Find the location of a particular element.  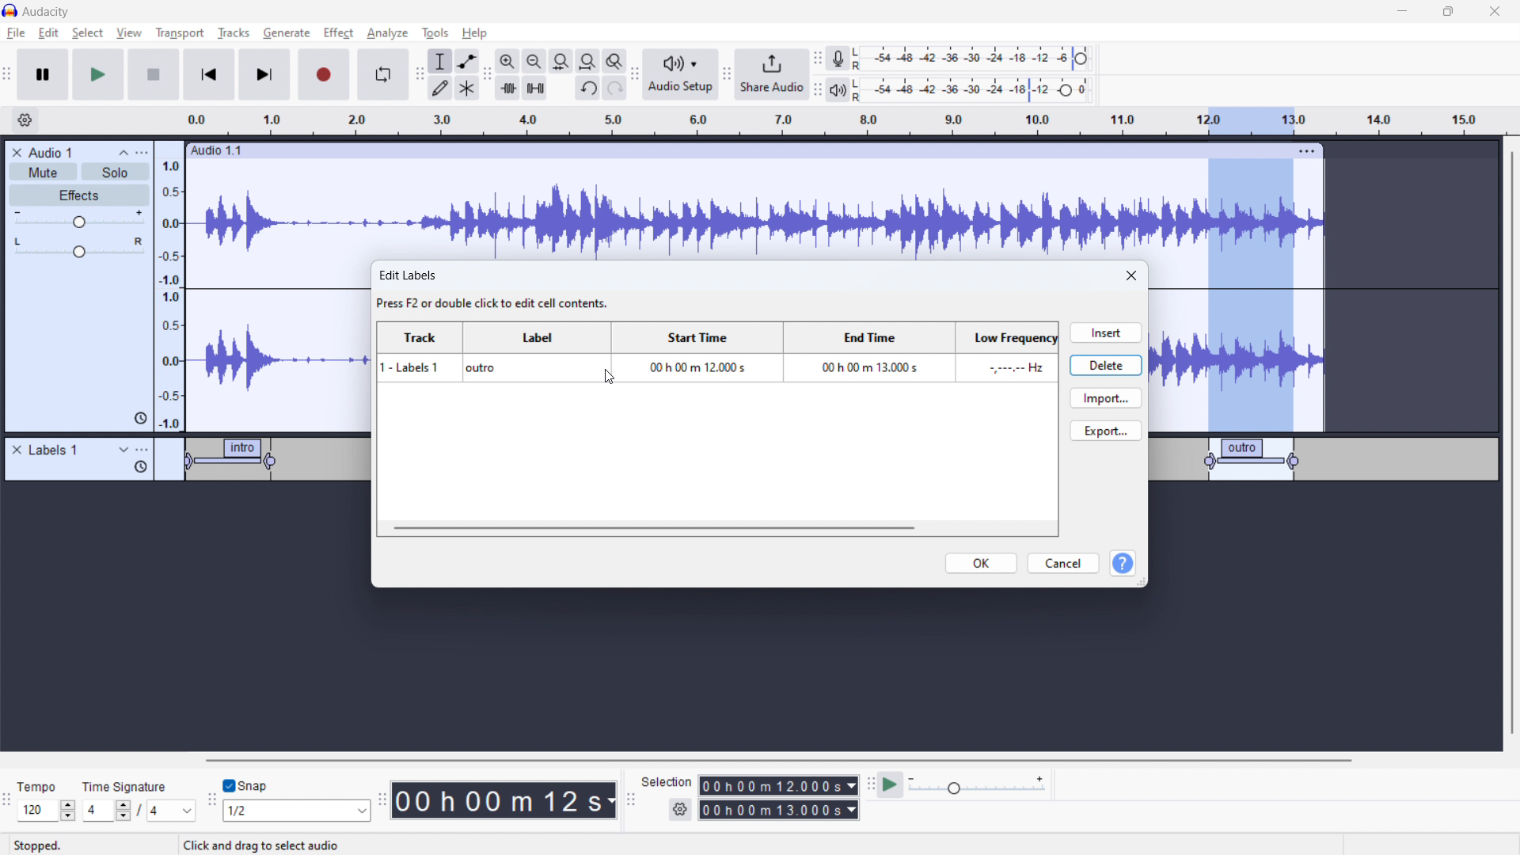

label is located at coordinates (537, 351).